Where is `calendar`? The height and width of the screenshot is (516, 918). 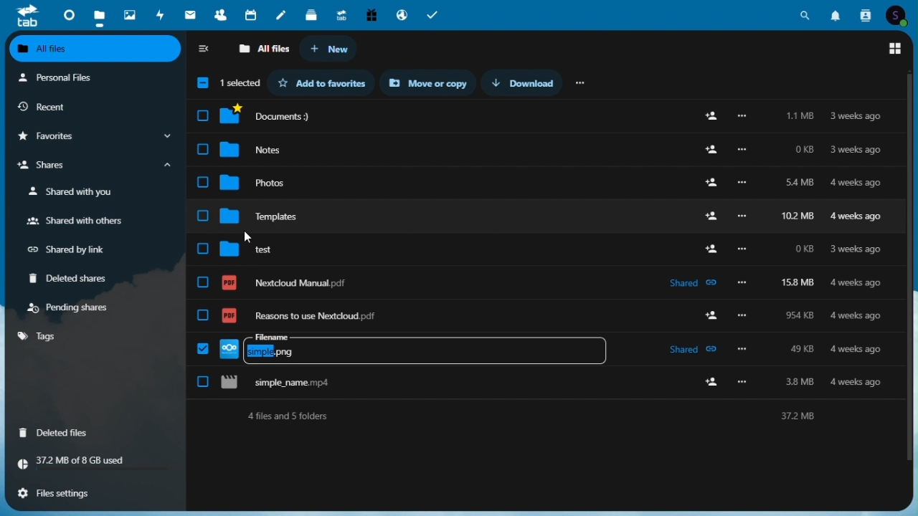
calendar is located at coordinates (252, 14).